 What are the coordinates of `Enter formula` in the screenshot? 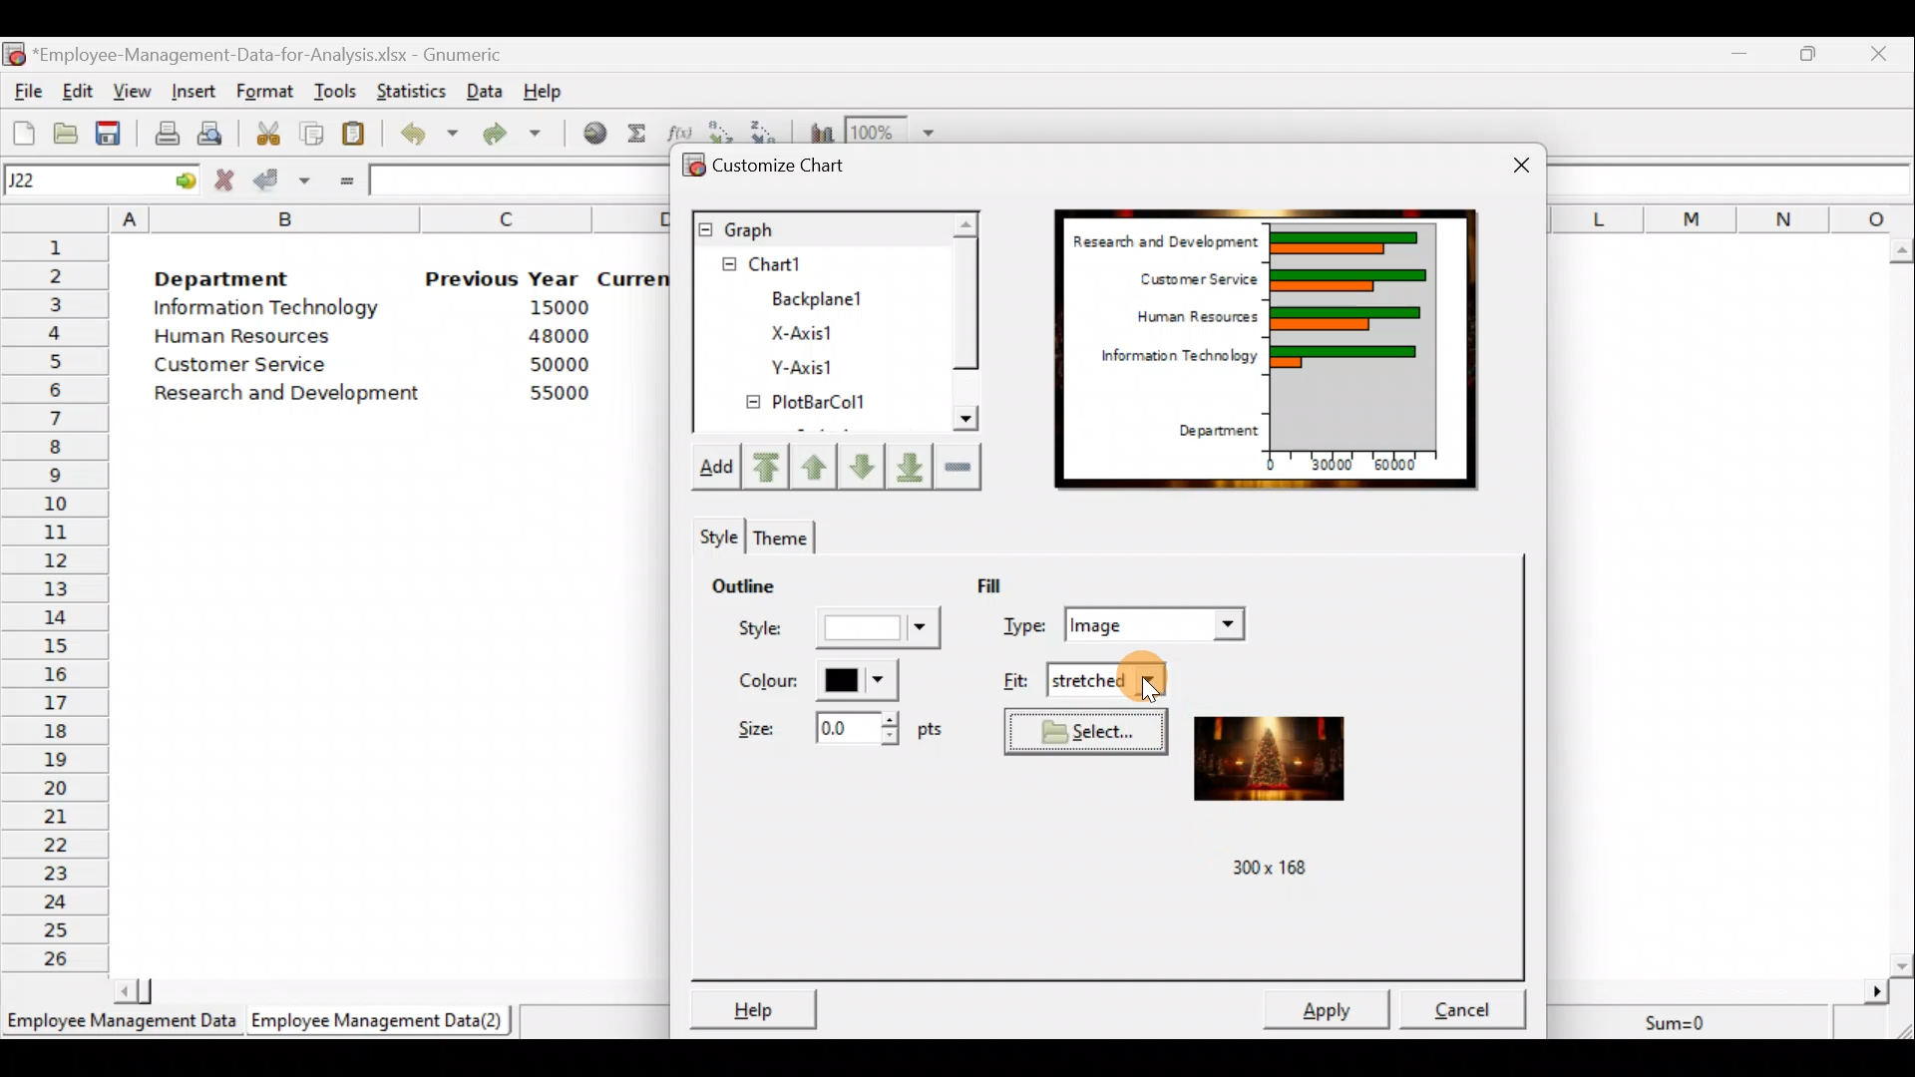 It's located at (343, 181).